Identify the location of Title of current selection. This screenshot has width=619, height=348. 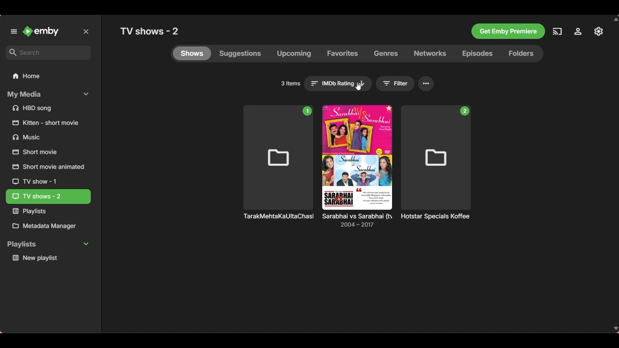
(151, 31).